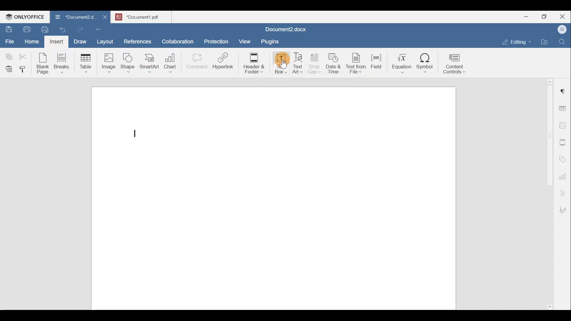 This screenshot has height=321, width=571. What do you see at coordinates (7, 67) in the screenshot?
I see `Paste` at bounding box center [7, 67].